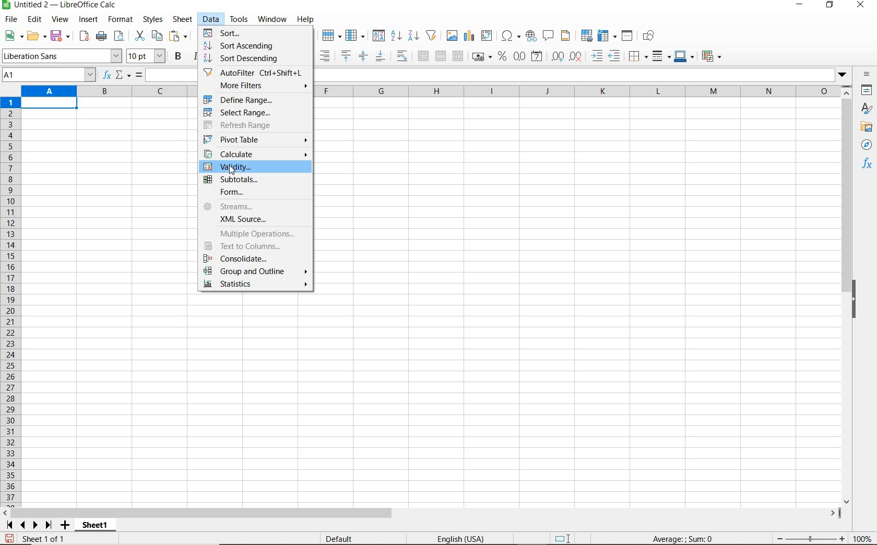 Image resolution: width=877 pixels, height=545 pixels. I want to click on close, so click(860, 5).